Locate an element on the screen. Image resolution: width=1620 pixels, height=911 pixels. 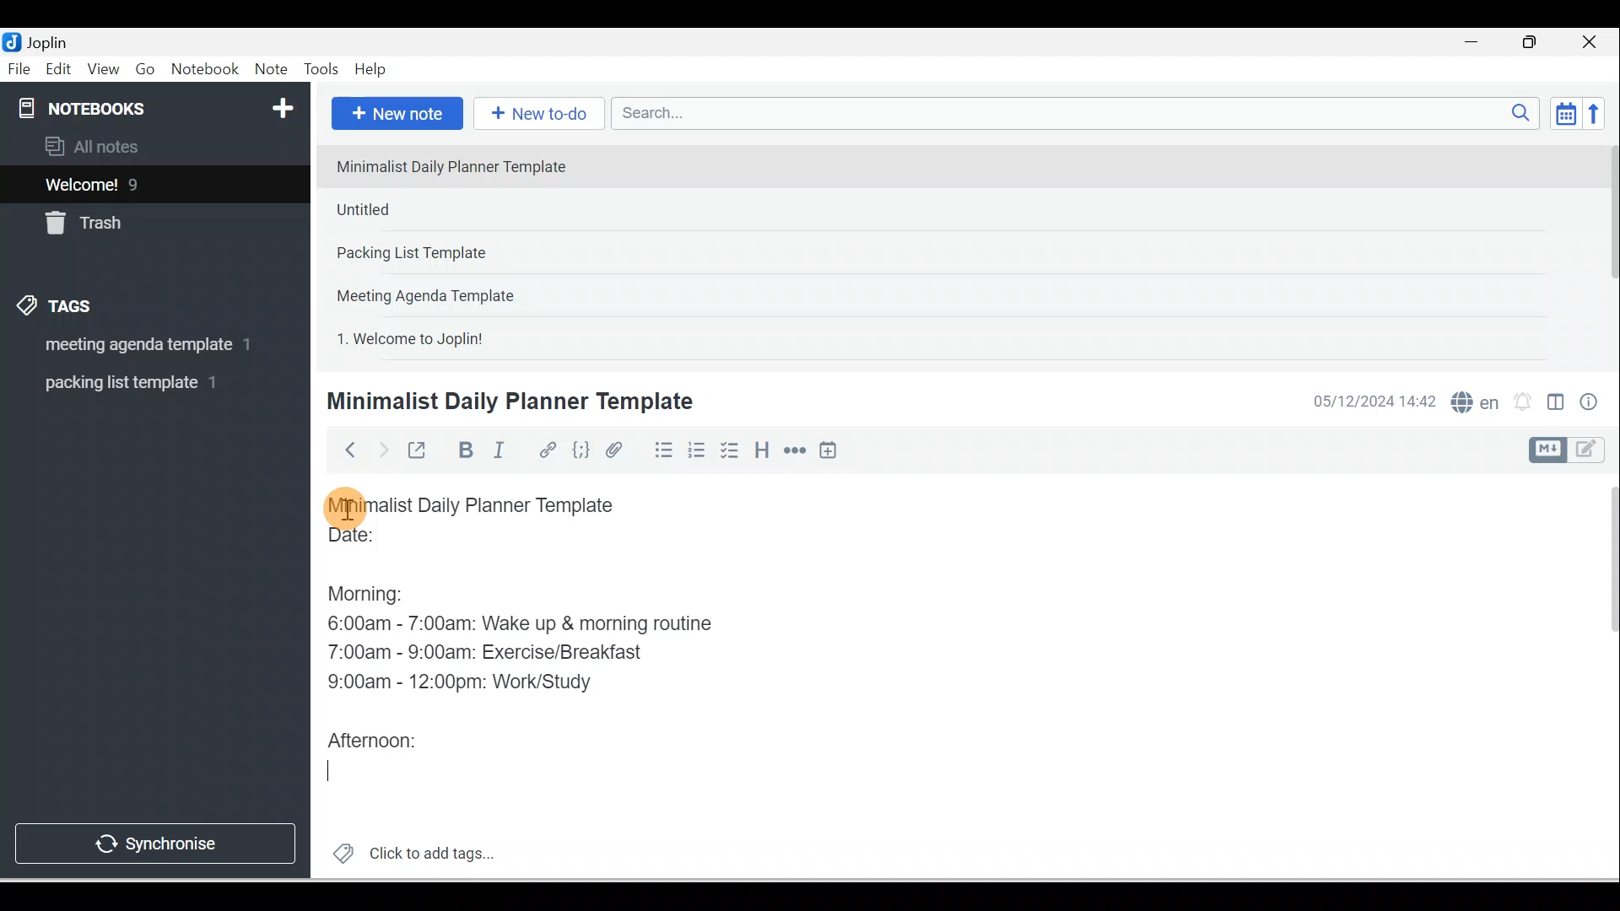
Notes is located at coordinates (143, 181).